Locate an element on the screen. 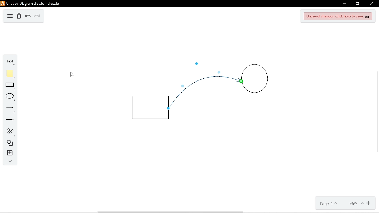  Collapse is located at coordinates (9, 161).